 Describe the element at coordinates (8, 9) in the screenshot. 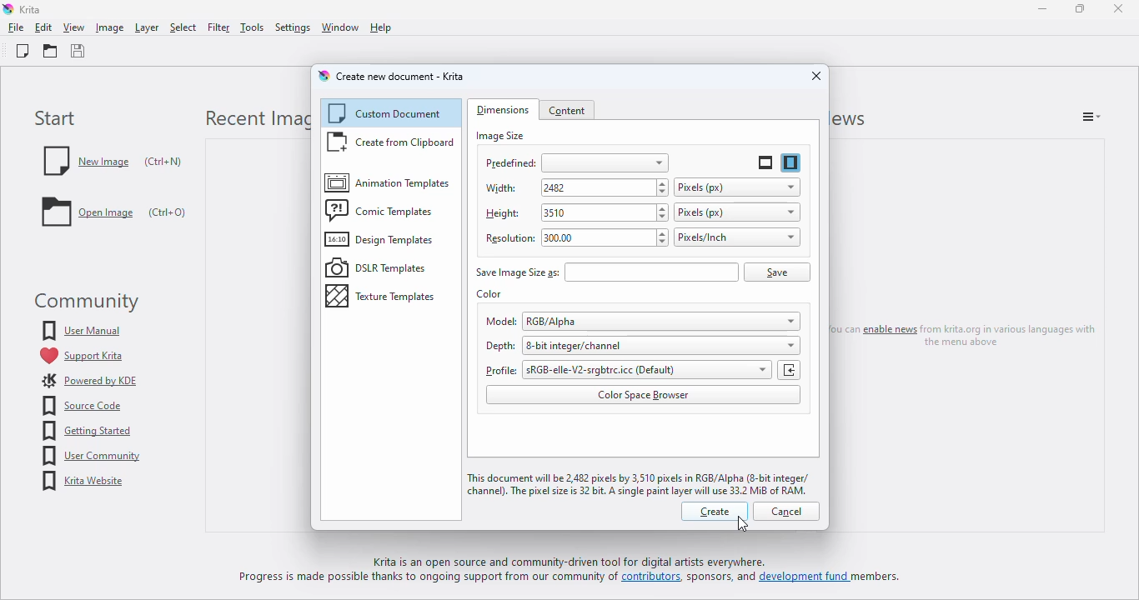

I see `Krita logo` at that location.